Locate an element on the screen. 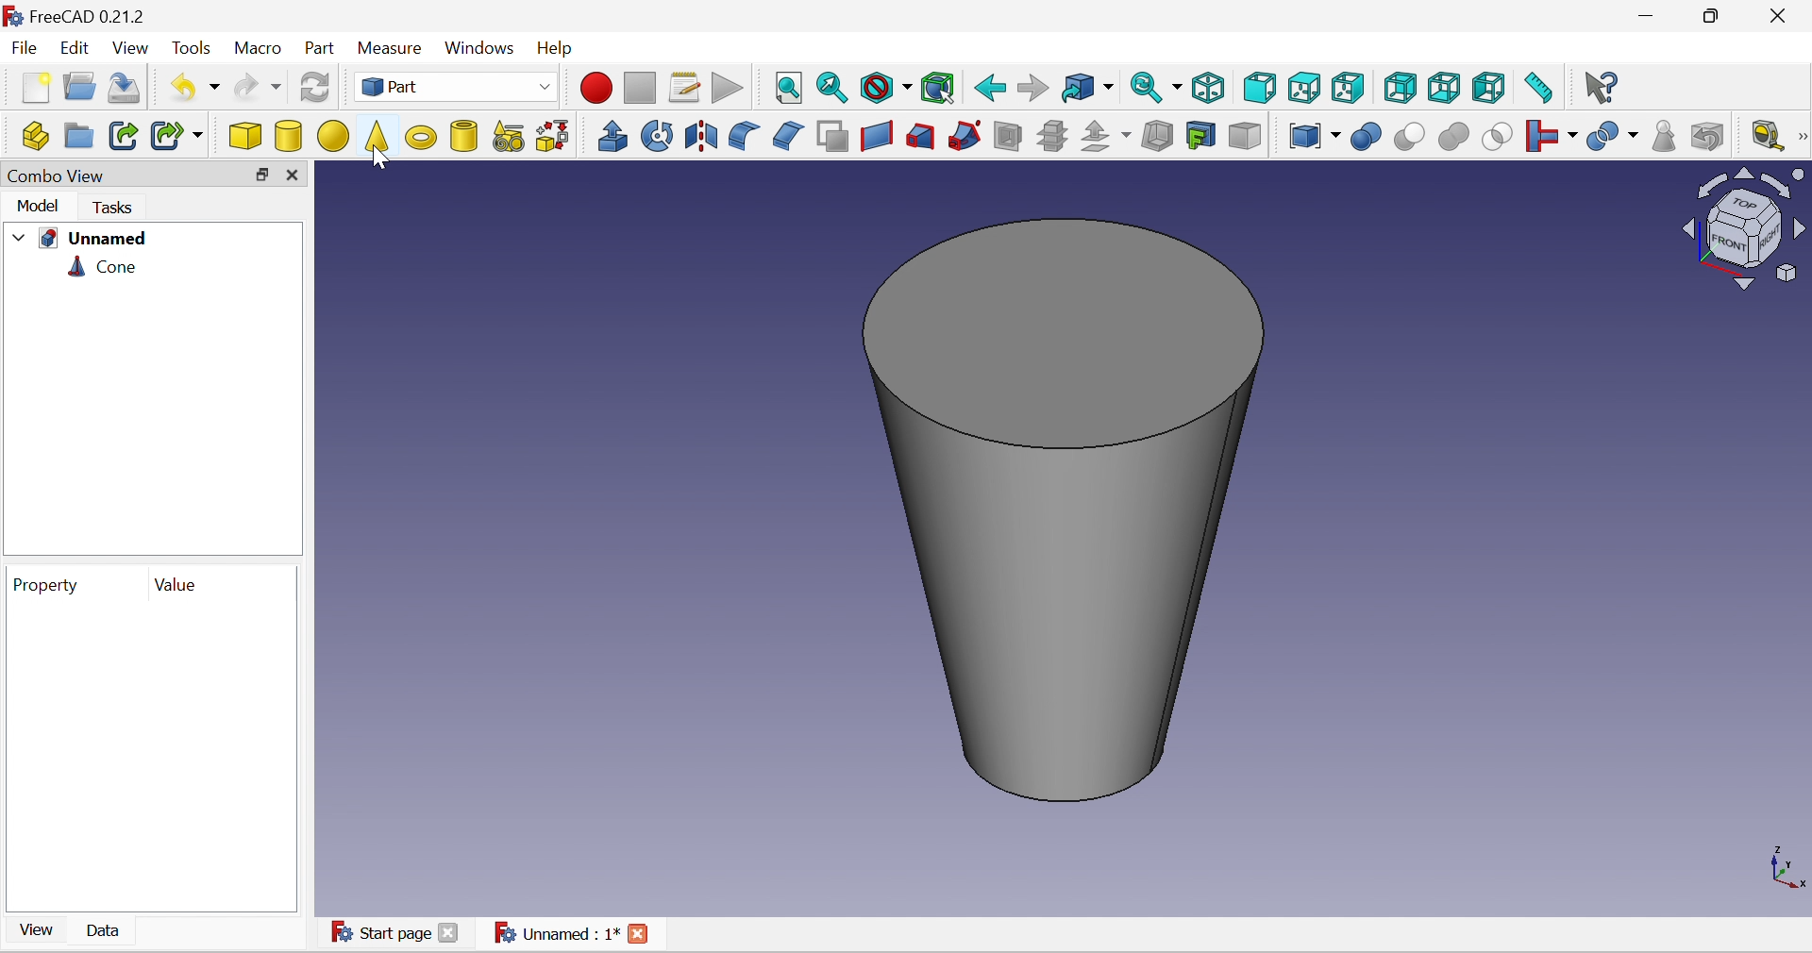 Image resolution: width=1812 pixels, height=953 pixels. Offset: is located at coordinates (1105, 137).